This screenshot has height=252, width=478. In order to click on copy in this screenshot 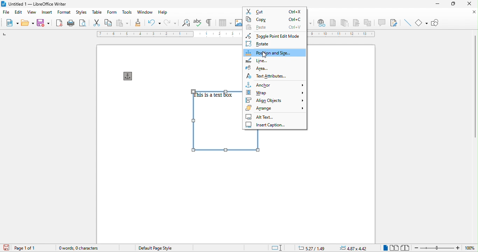, I will do `click(275, 19)`.